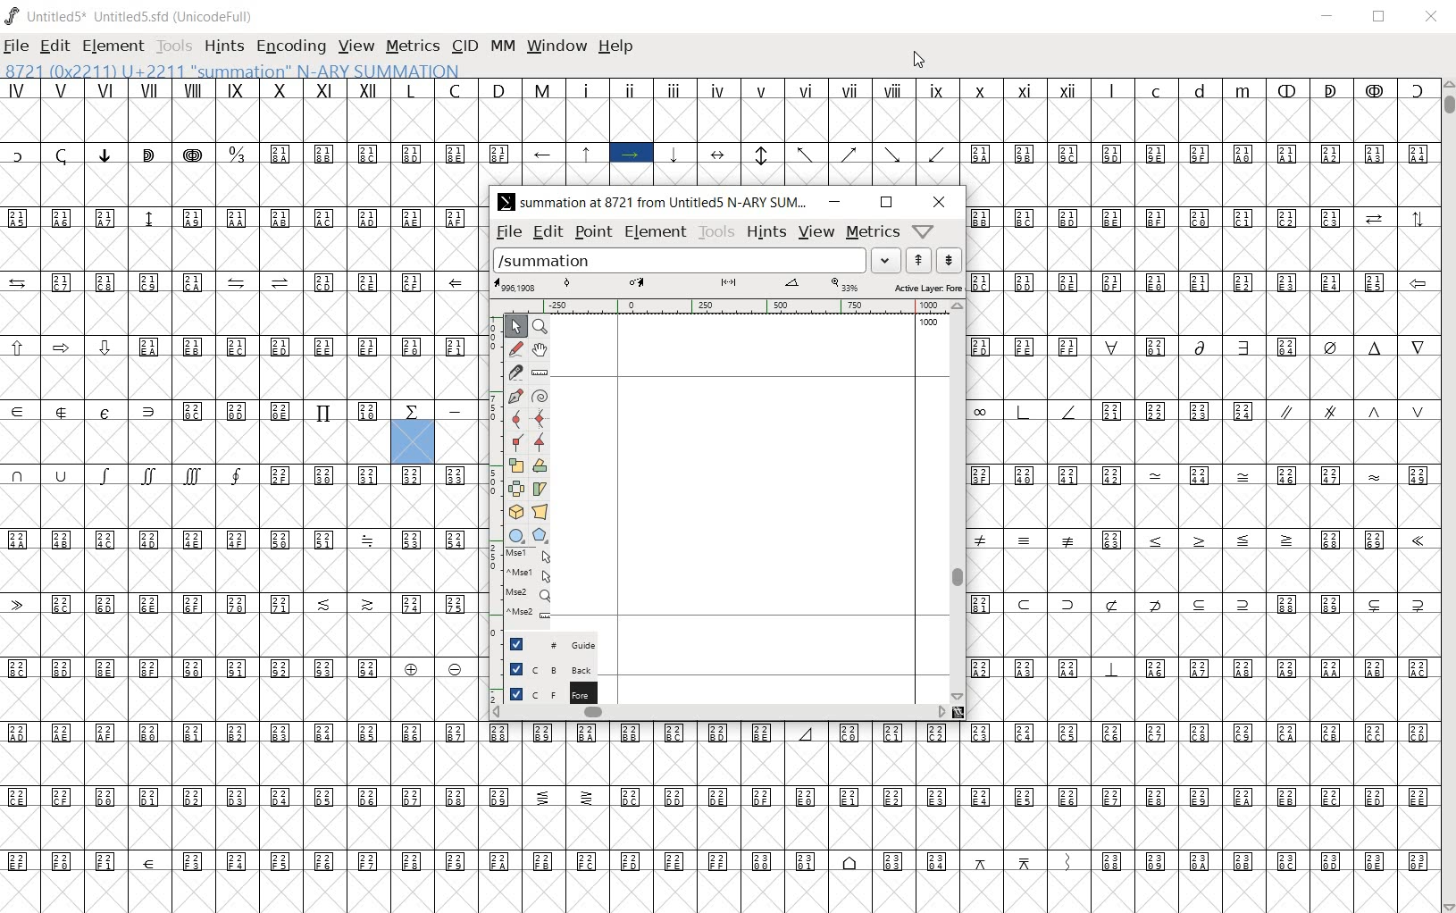  Describe the element at coordinates (541, 513) in the screenshot. I see `perform a perspective transformation on the selection` at that location.